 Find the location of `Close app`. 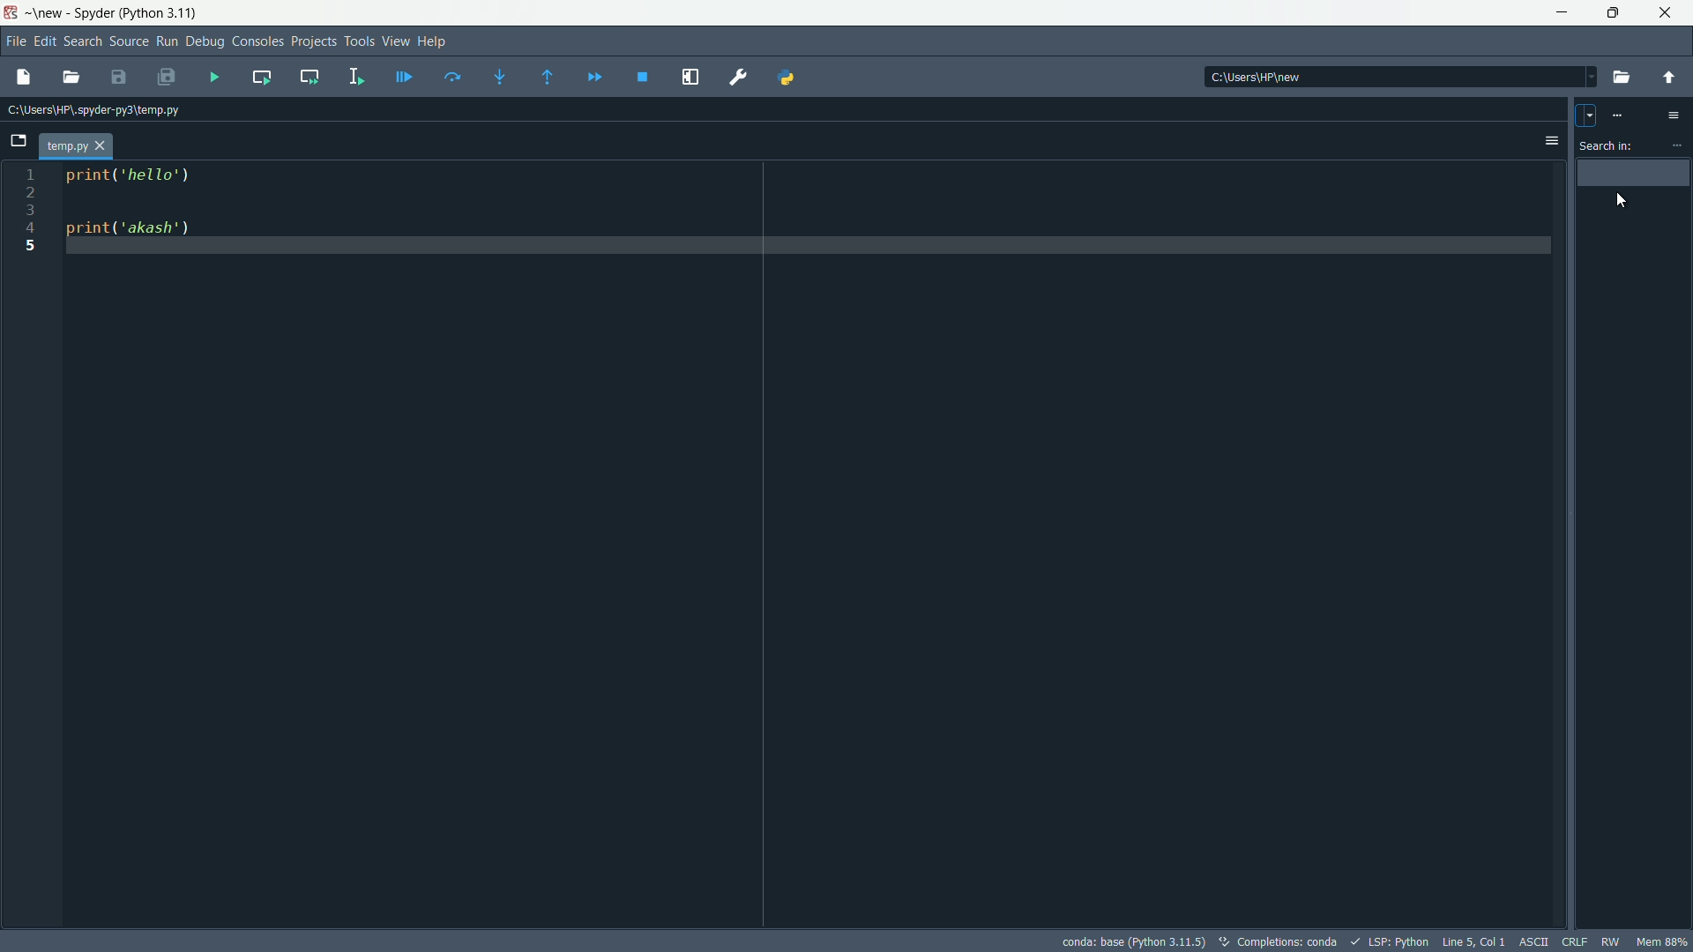

Close app is located at coordinates (1666, 13).